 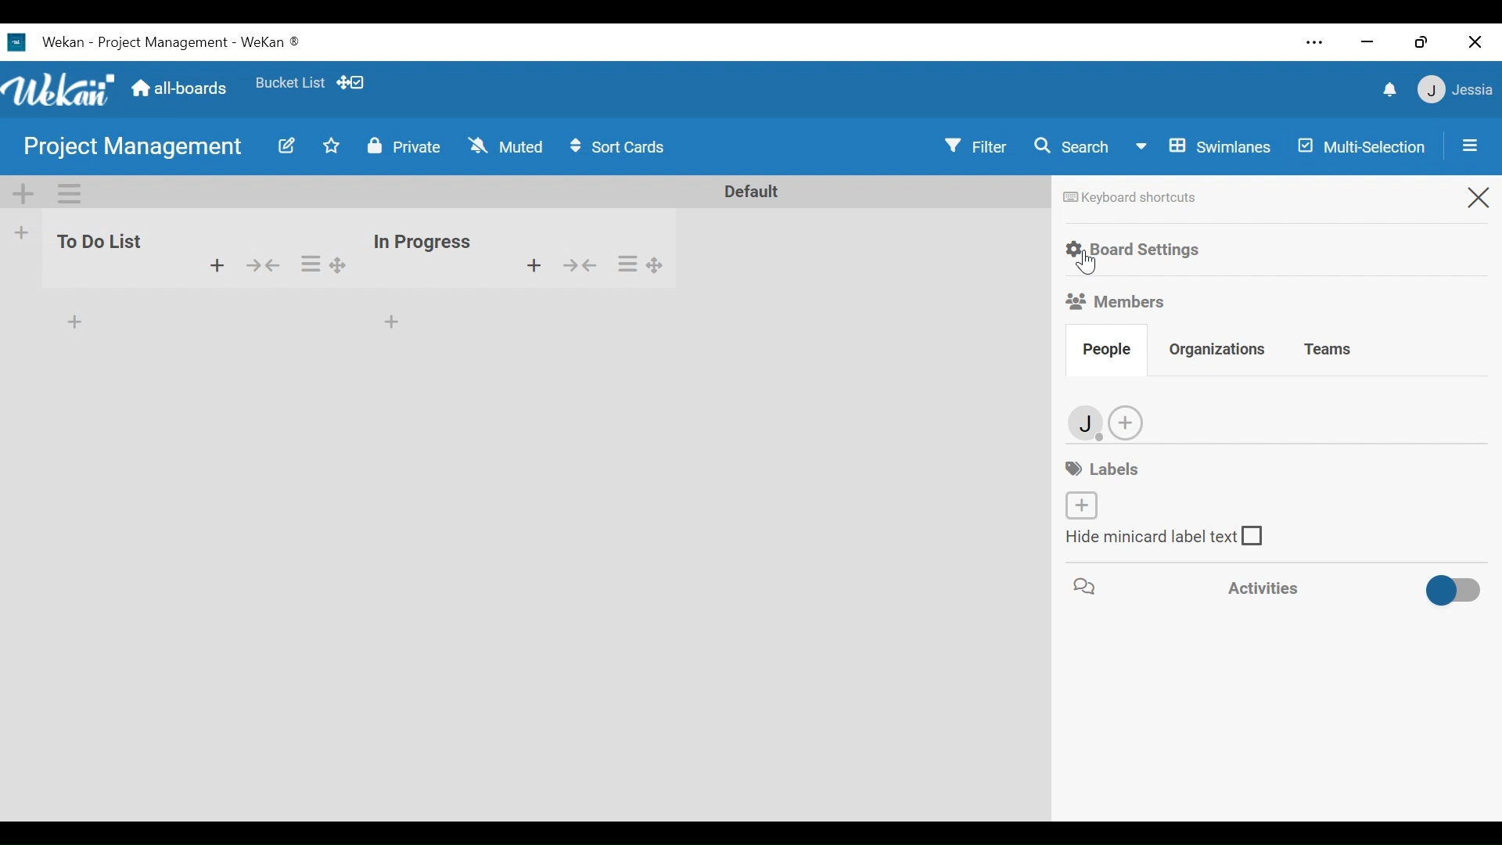 What do you see at coordinates (286, 147) in the screenshot?
I see `Edit` at bounding box center [286, 147].